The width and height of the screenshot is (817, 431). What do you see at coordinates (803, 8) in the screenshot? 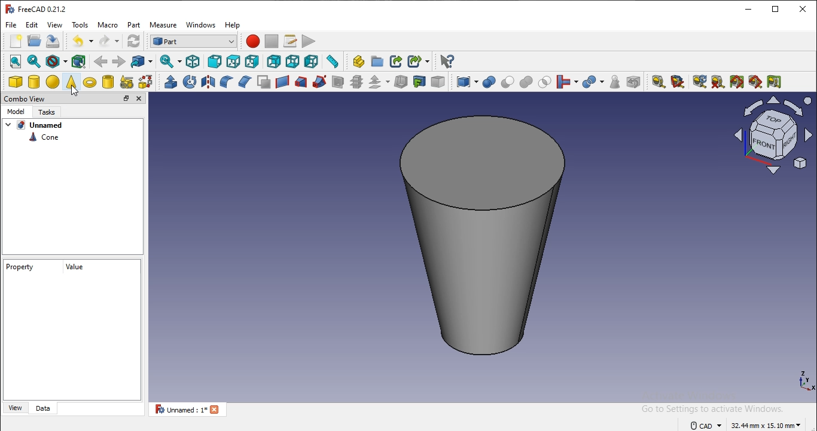
I see `close` at bounding box center [803, 8].